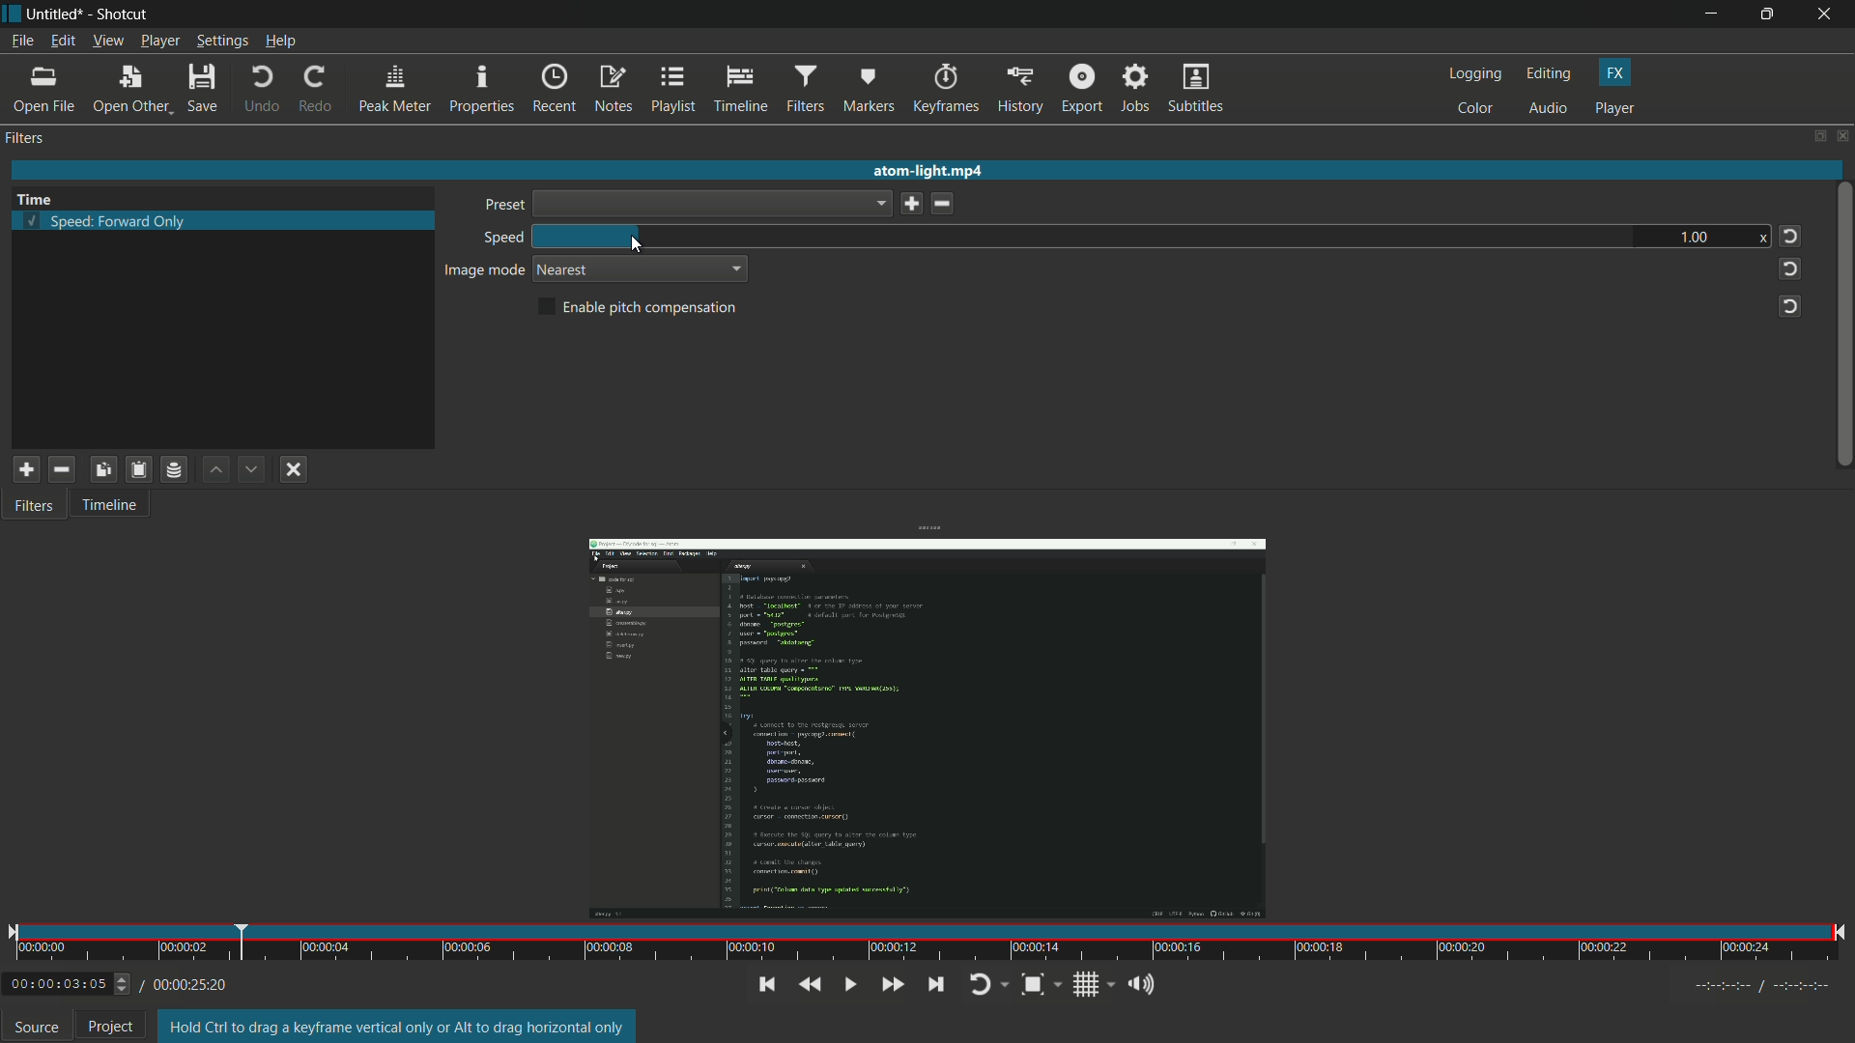  Describe the element at coordinates (1788, 236) in the screenshot. I see `reset to default` at that location.